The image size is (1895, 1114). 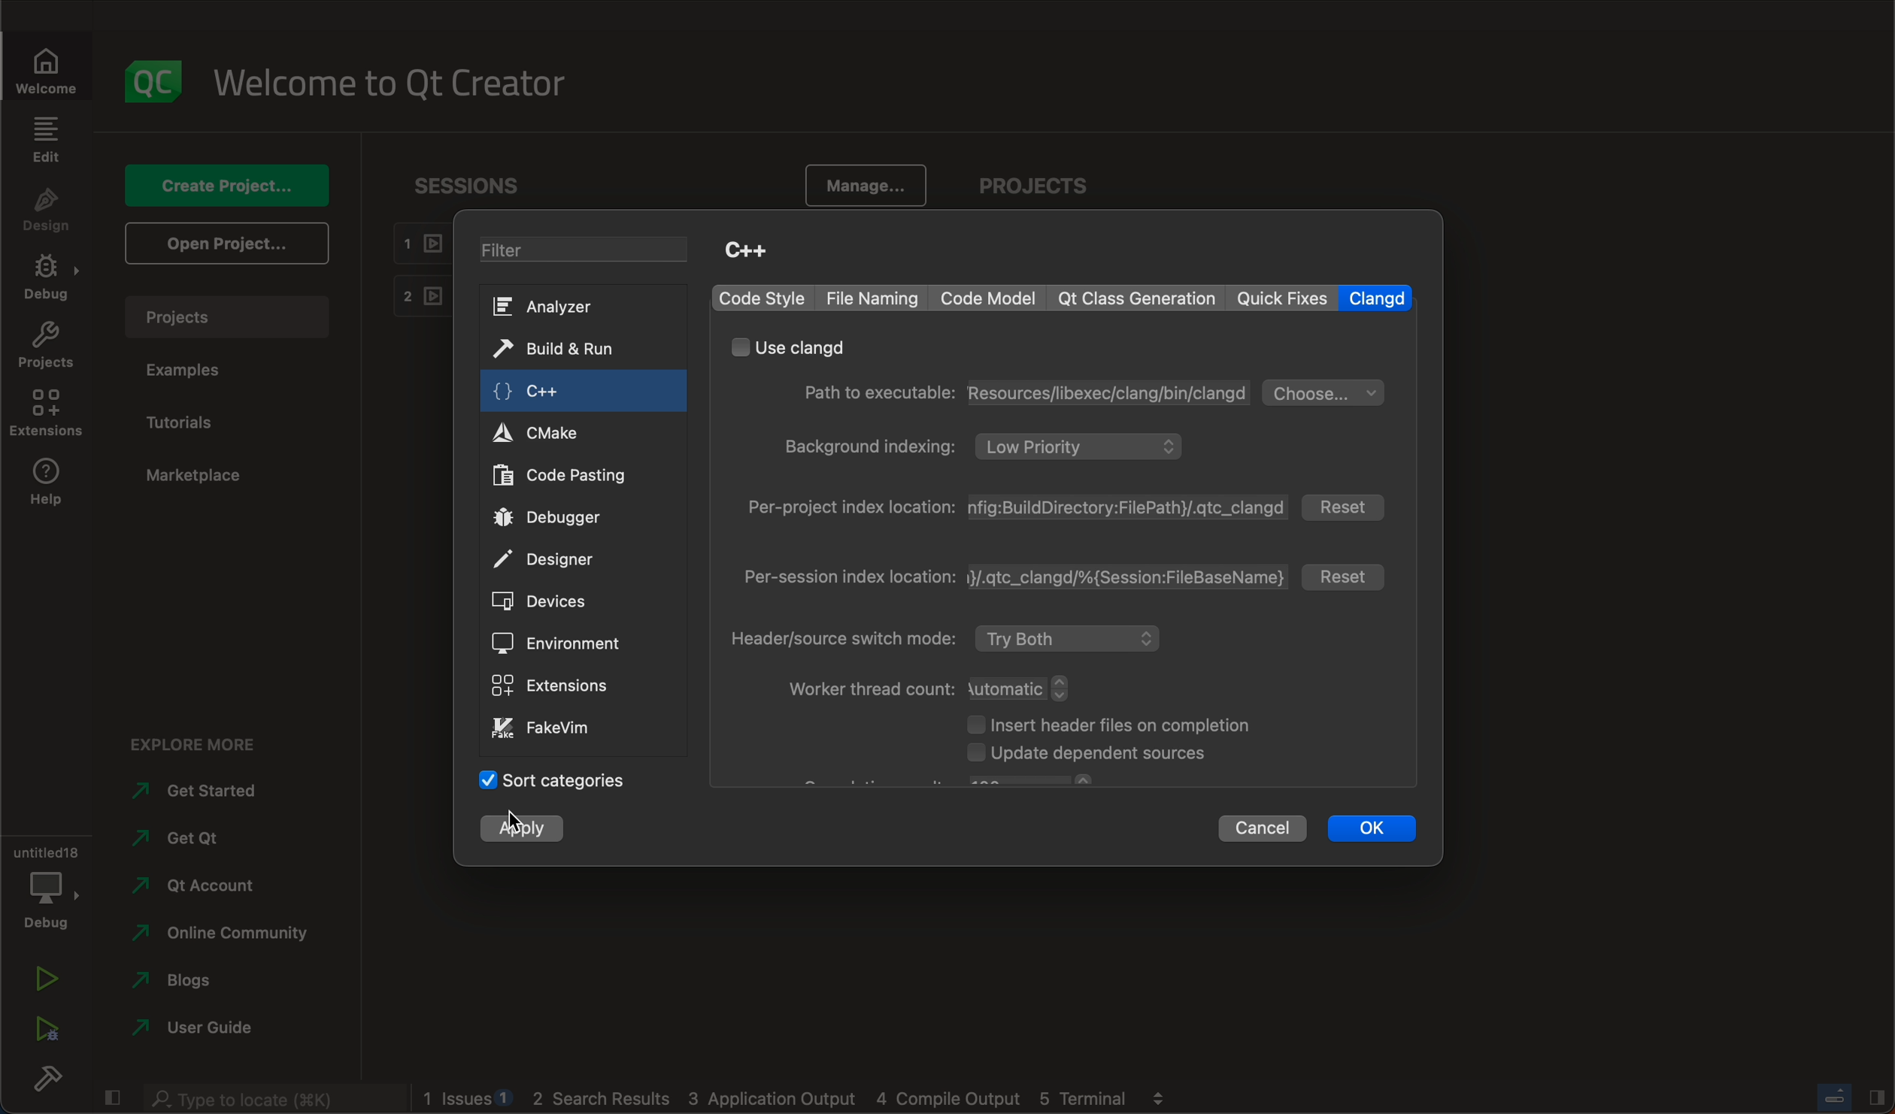 What do you see at coordinates (156, 83) in the screenshot?
I see `logo` at bounding box center [156, 83].